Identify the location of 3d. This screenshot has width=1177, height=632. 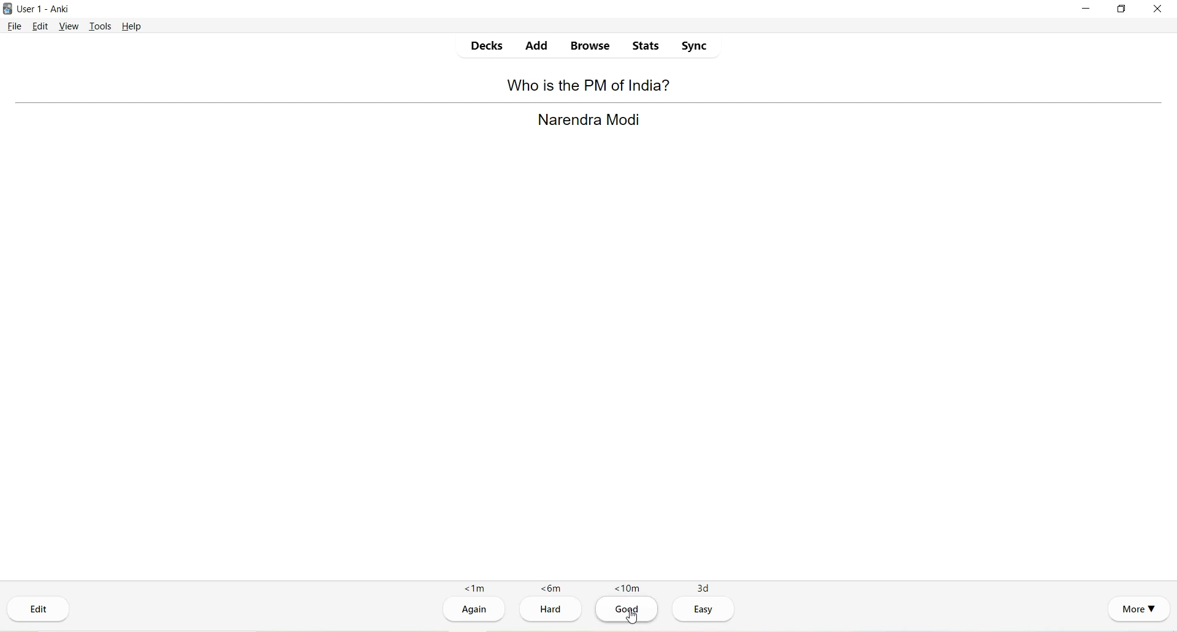
(706, 587).